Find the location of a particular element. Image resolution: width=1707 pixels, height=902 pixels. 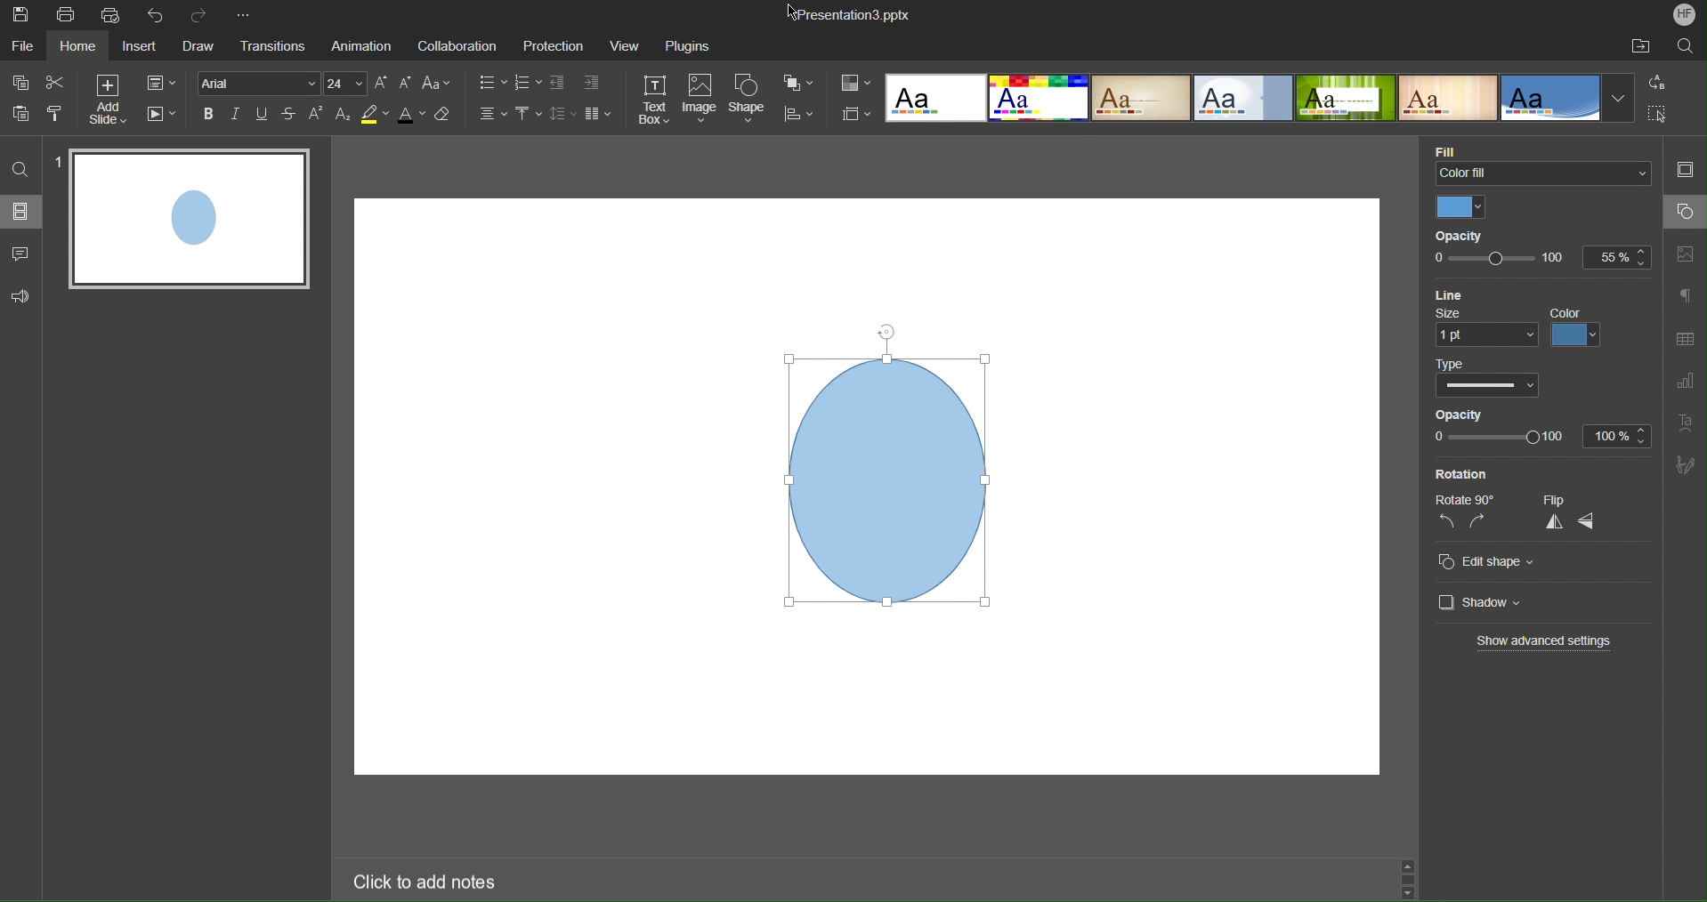

Table is located at coordinates (1686, 337).